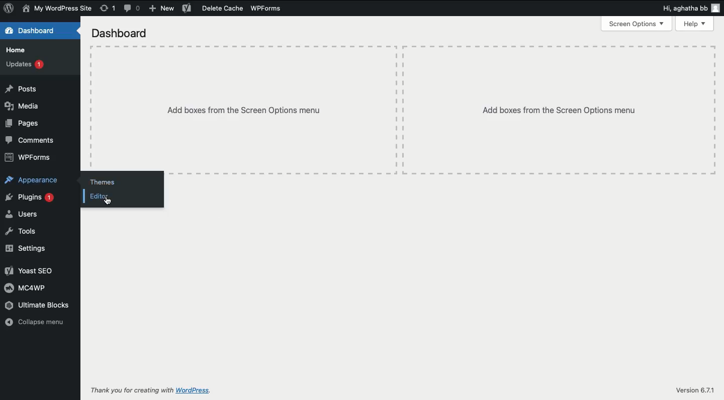  Describe the element at coordinates (112, 205) in the screenshot. I see `cursor` at that location.